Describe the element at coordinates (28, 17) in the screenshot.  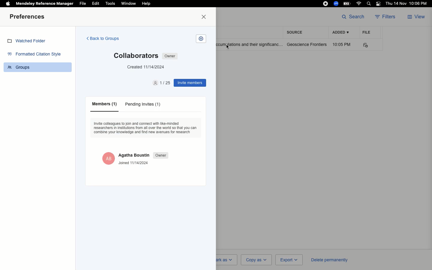
I see `Preferences` at that location.